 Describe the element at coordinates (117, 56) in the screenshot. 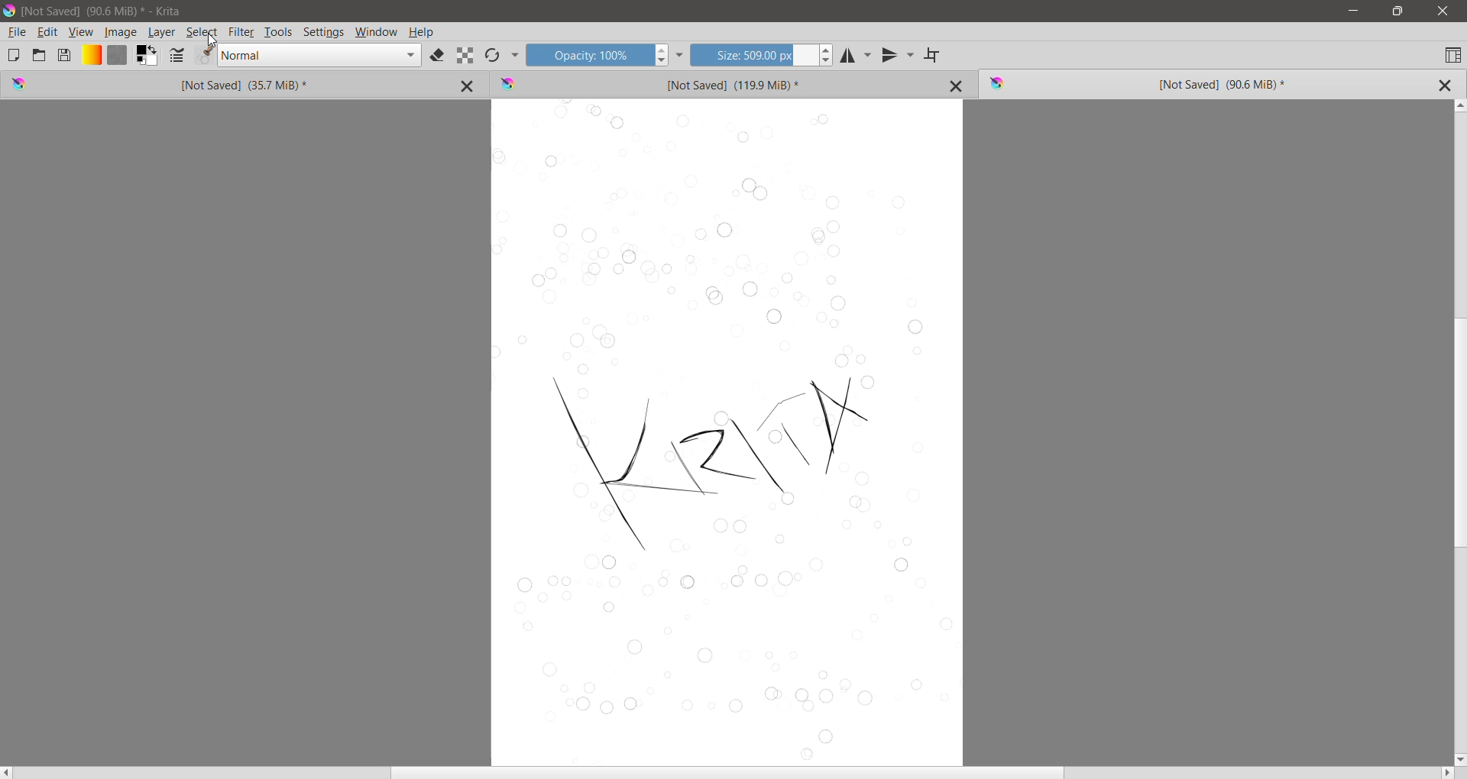

I see `Fill Patterns` at that location.